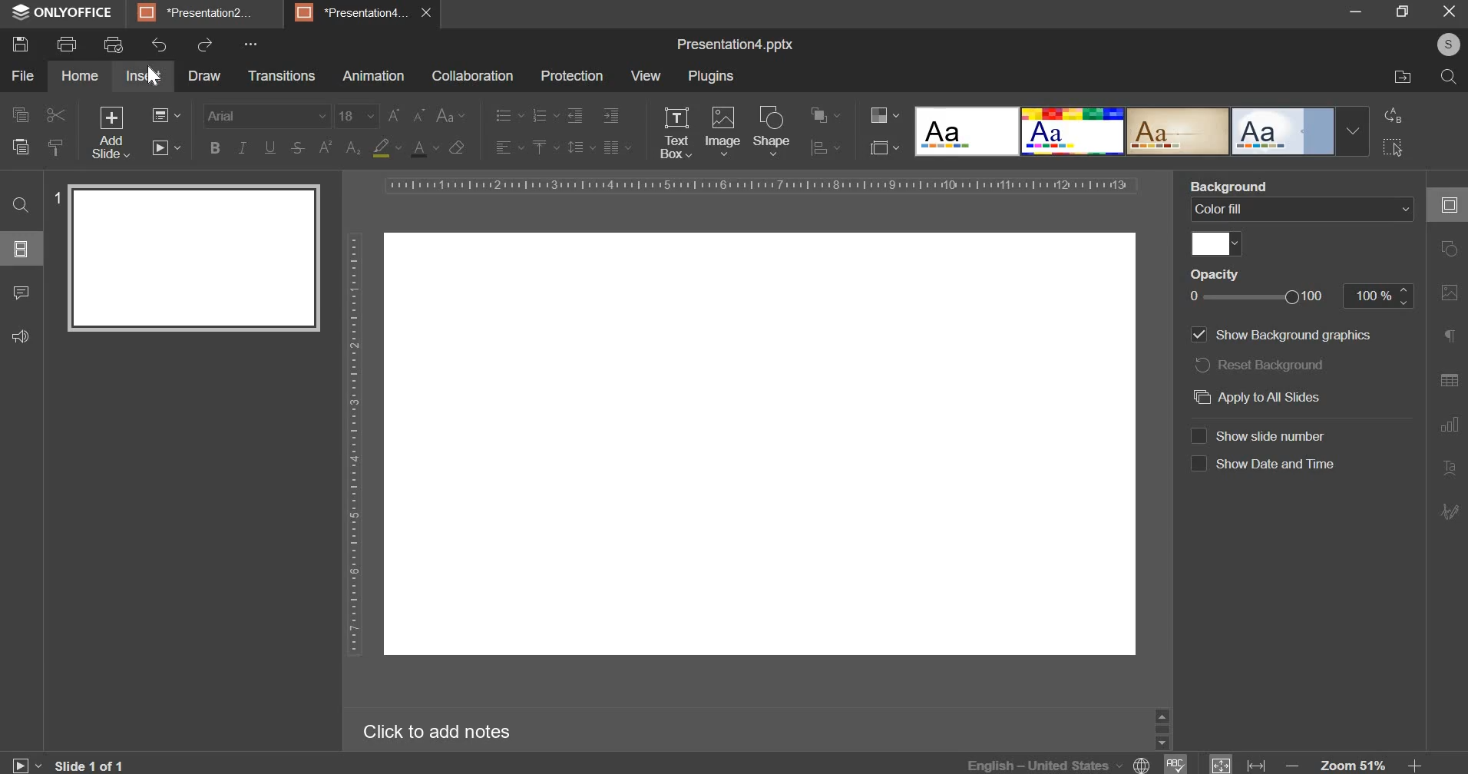 This screenshot has height=774, width=1468. I want to click on text color, so click(425, 148).